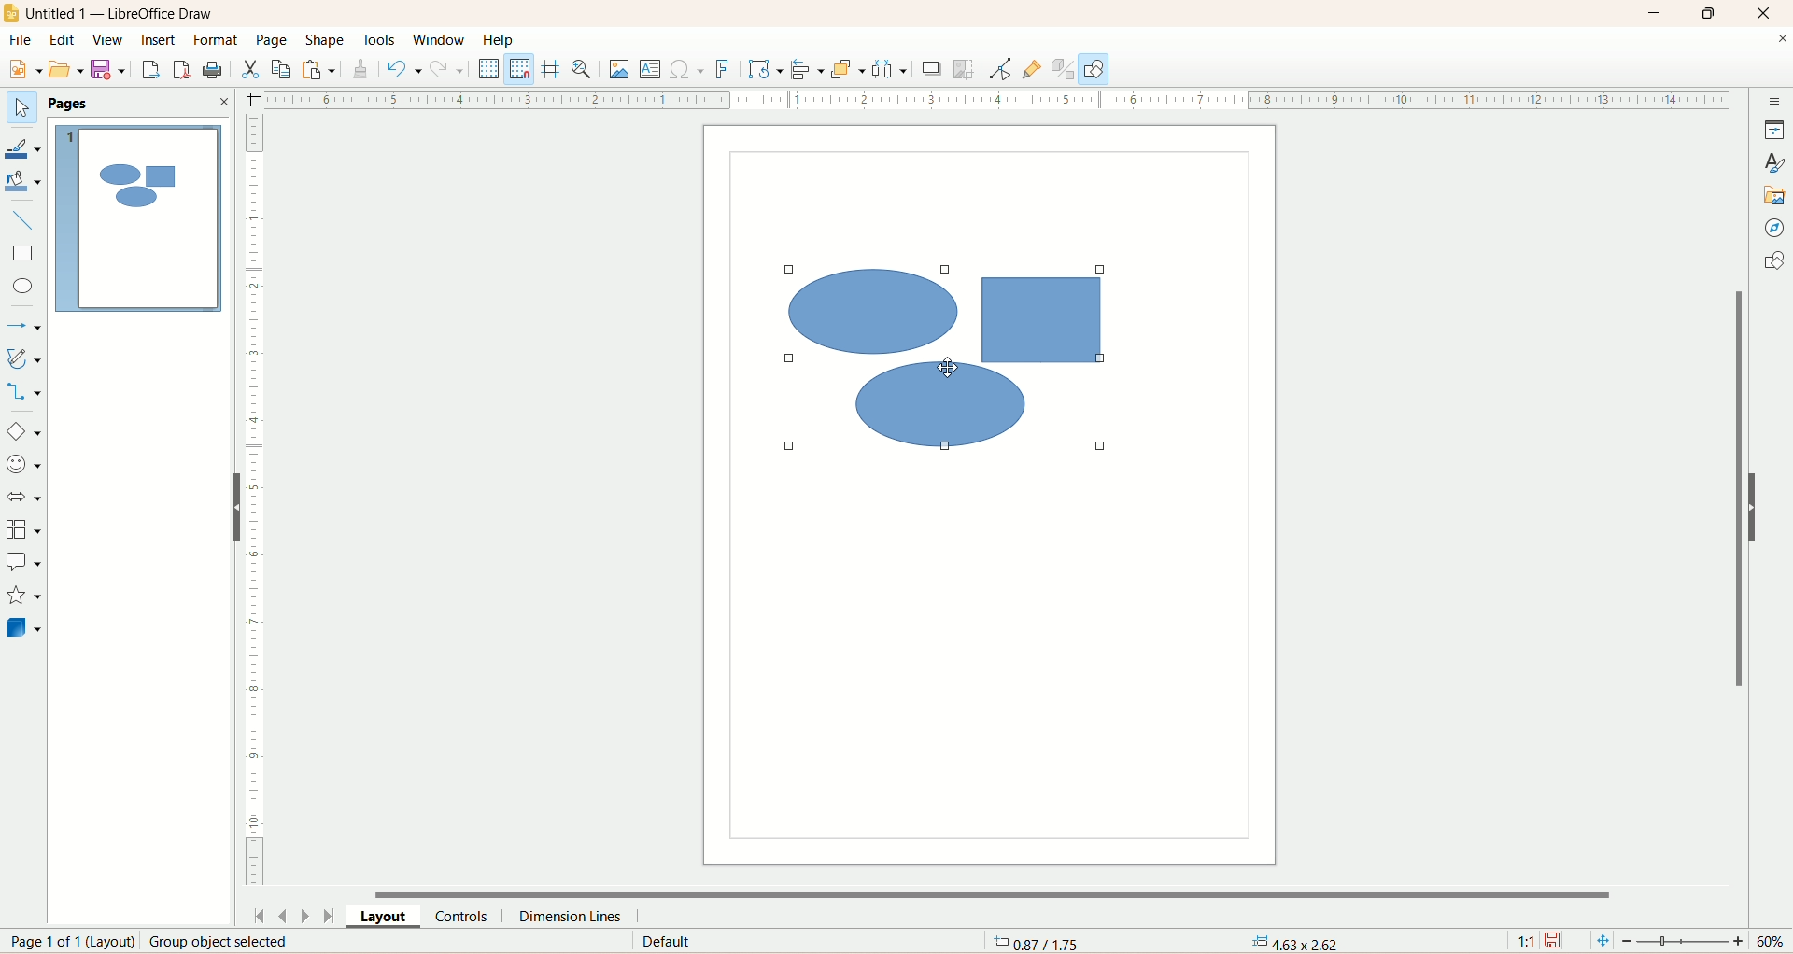  Describe the element at coordinates (22, 468) in the screenshot. I see `symbol shapes` at that location.